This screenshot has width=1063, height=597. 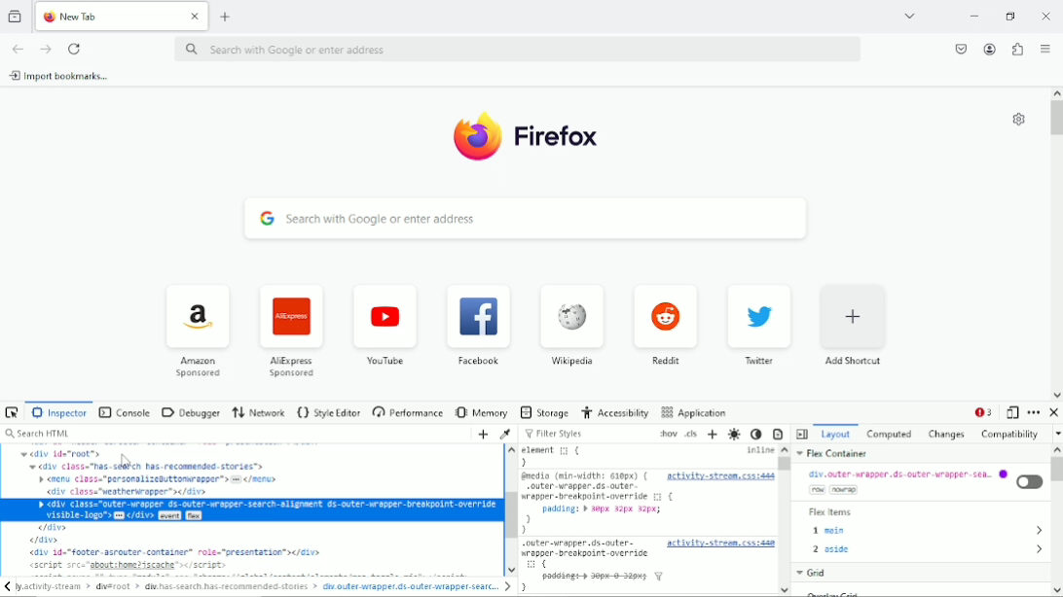 I want to click on Warnings, so click(x=984, y=411).